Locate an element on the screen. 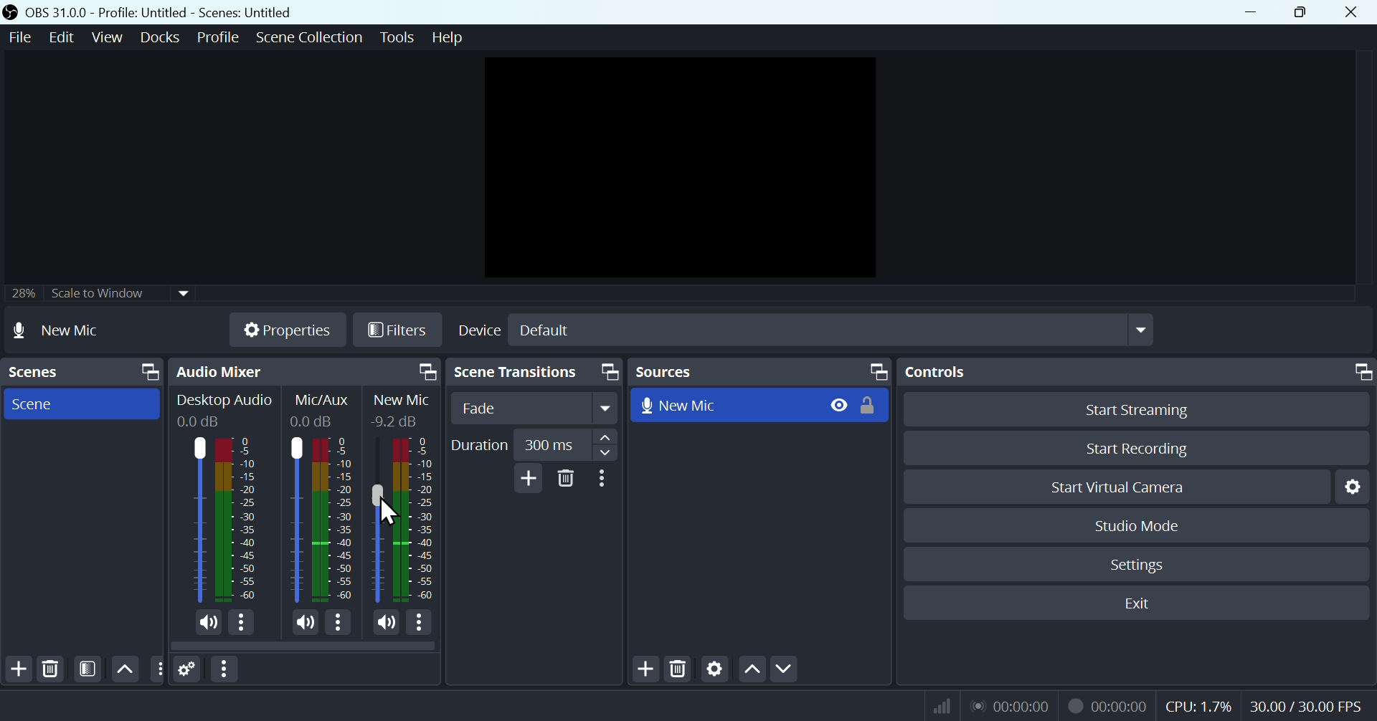  Docks is located at coordinates (163, 37).